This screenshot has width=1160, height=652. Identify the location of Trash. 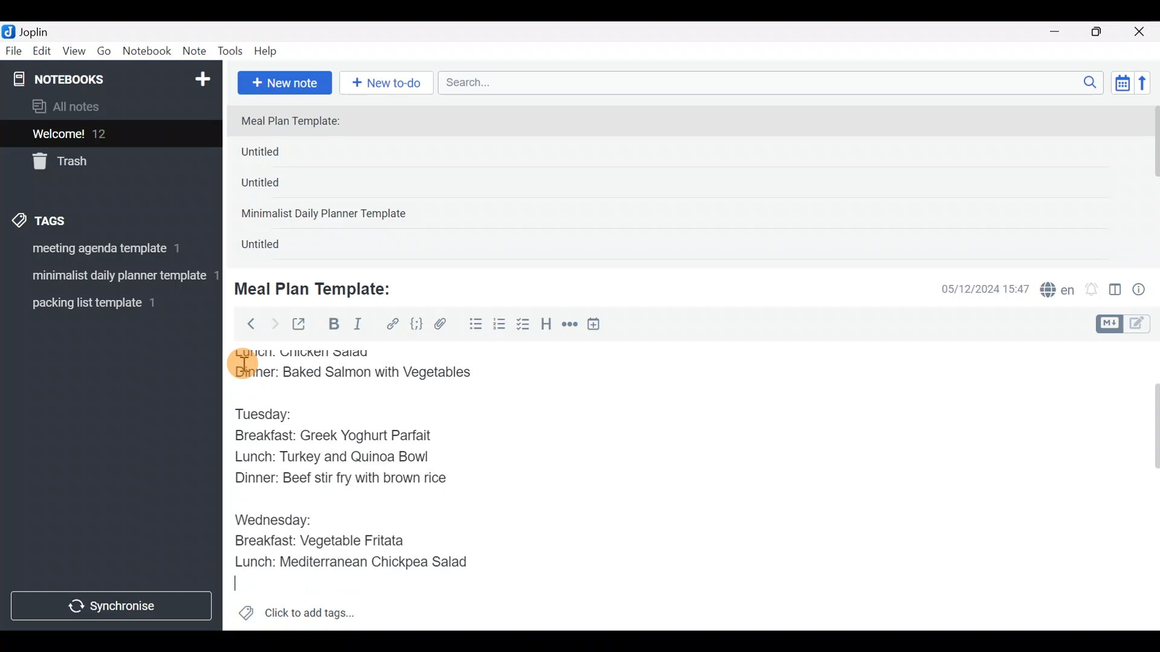
(104, 162).